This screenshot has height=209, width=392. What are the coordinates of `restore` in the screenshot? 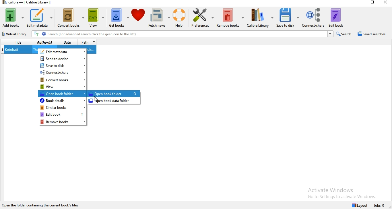 It's located at (373, 3).